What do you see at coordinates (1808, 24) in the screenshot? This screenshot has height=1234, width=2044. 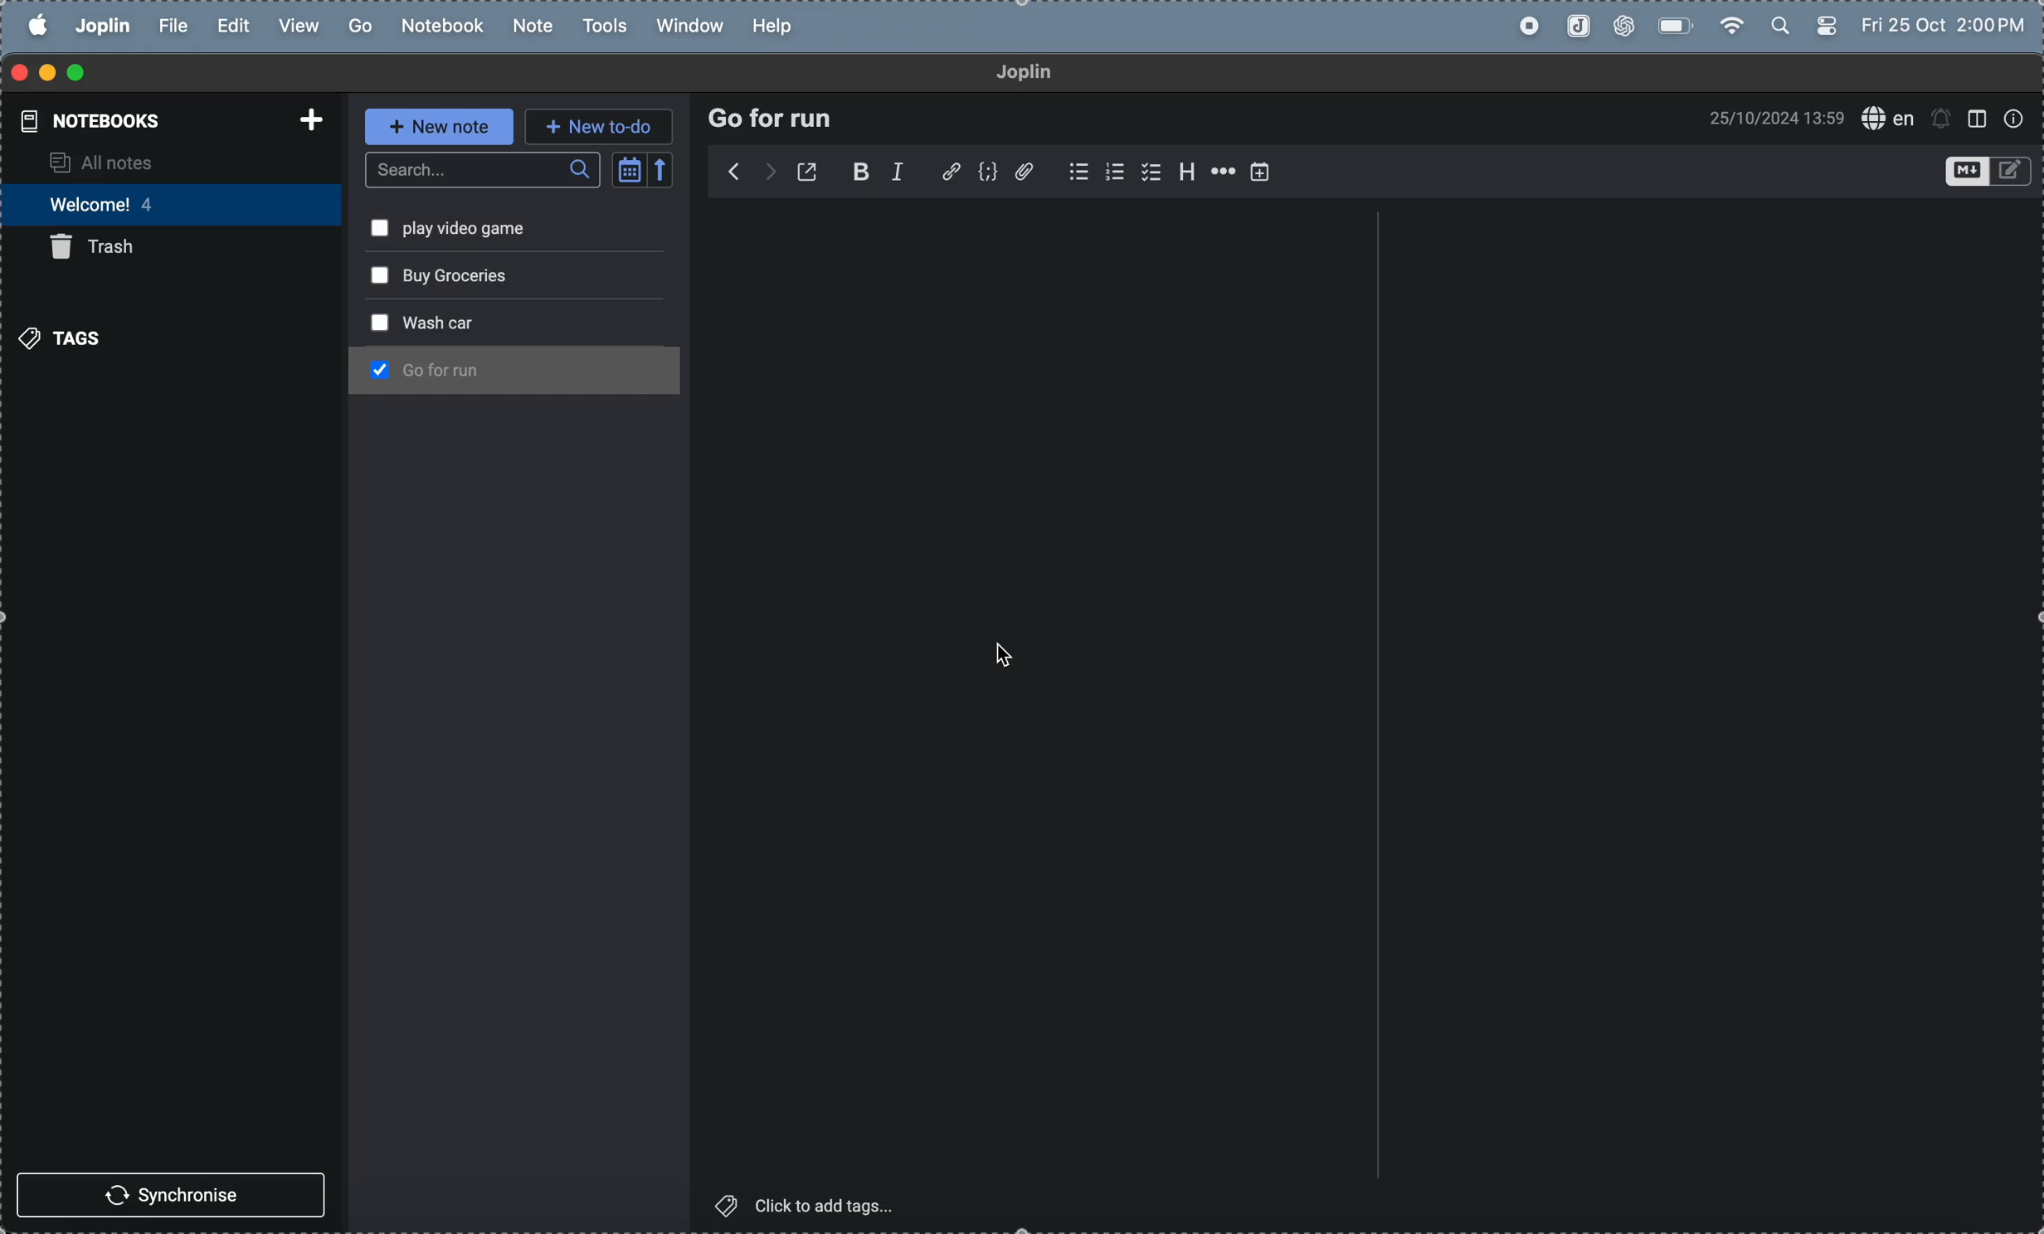 I see `apple widgets` at bounding box center [1808, 24].